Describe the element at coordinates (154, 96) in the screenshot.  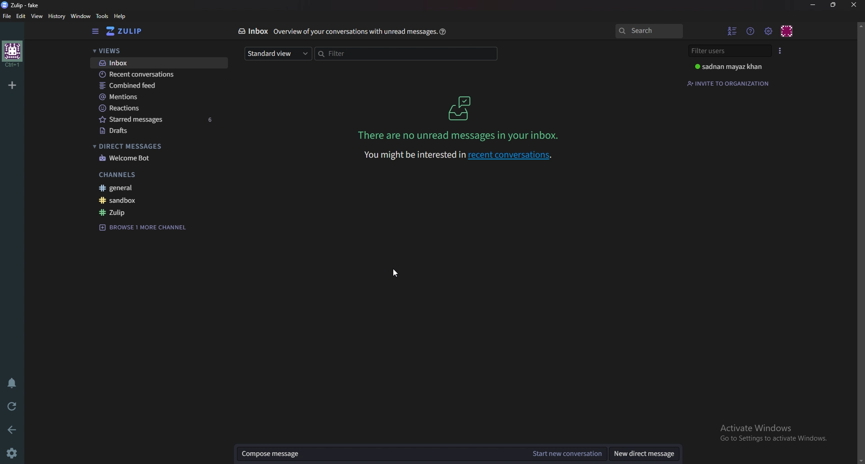
I see `Mentions` at that location.